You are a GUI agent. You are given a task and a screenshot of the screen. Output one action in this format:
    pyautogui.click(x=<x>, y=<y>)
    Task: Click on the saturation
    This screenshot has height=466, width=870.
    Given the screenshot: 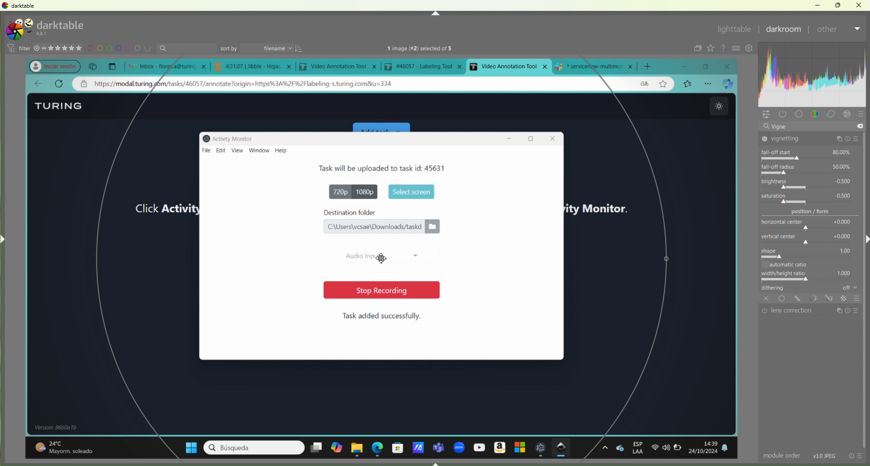 What is the action you would take?
    pyautogui.click(x=812, y=198)
    